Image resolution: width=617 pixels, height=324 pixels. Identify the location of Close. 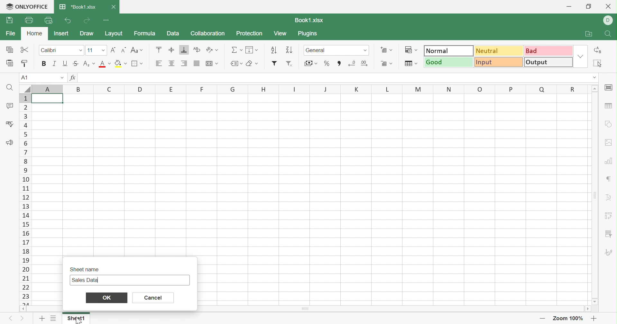
(609, 6).